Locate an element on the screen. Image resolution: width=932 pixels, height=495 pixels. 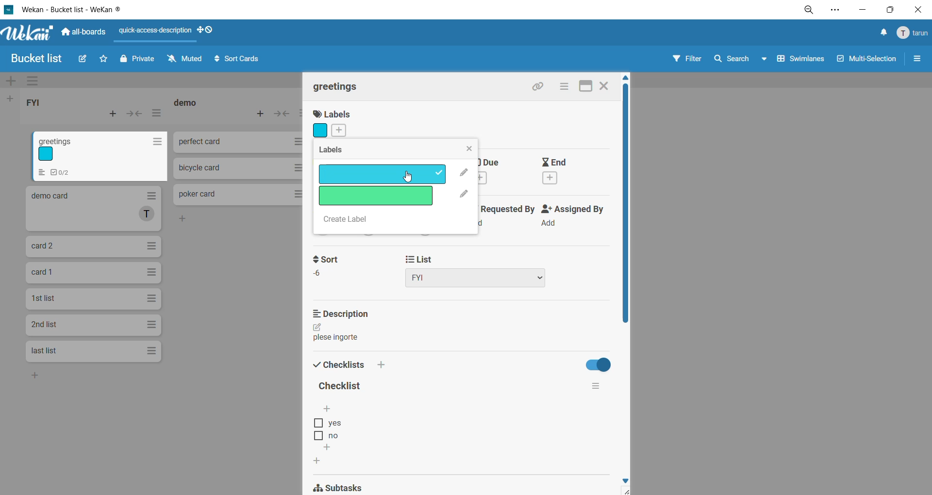
sort cards is located at coordinates (240, 60).